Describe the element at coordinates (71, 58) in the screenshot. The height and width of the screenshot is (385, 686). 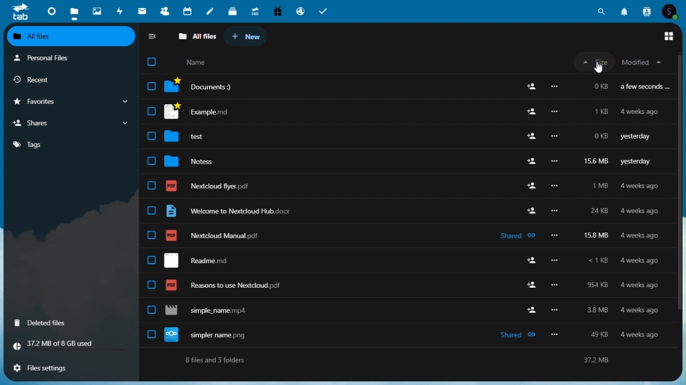
I see `personal files` at that location.